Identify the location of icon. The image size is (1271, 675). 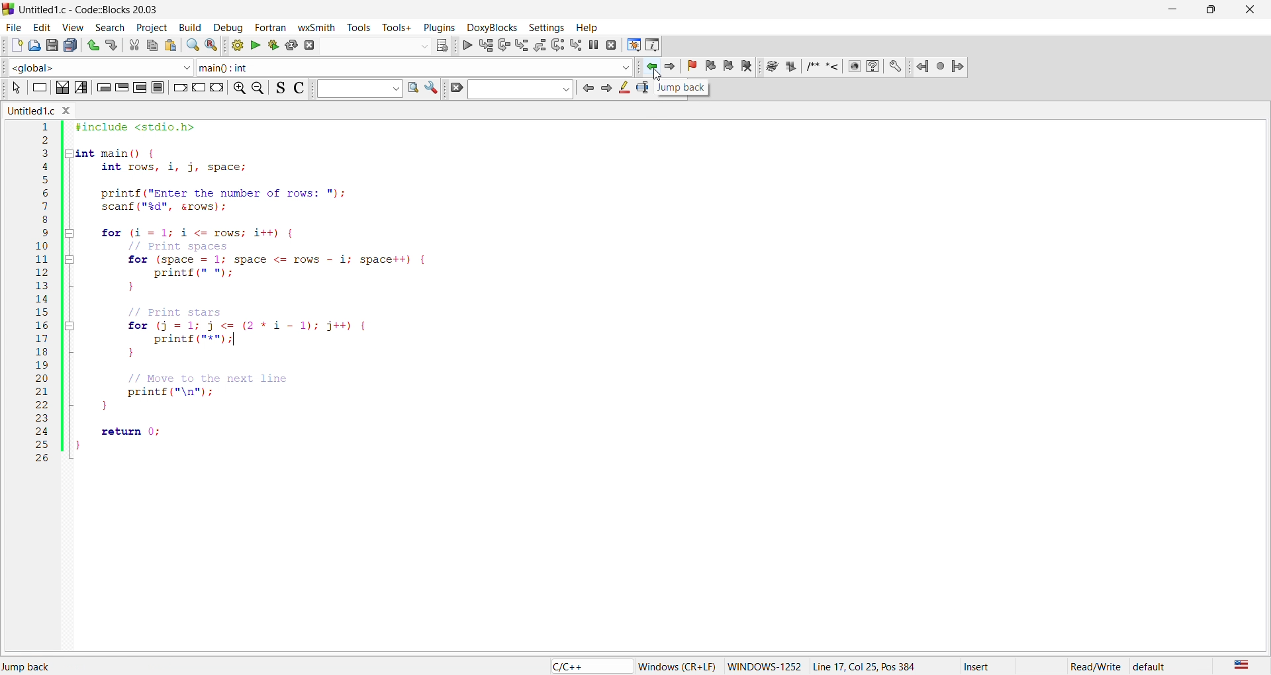
(643, 87).